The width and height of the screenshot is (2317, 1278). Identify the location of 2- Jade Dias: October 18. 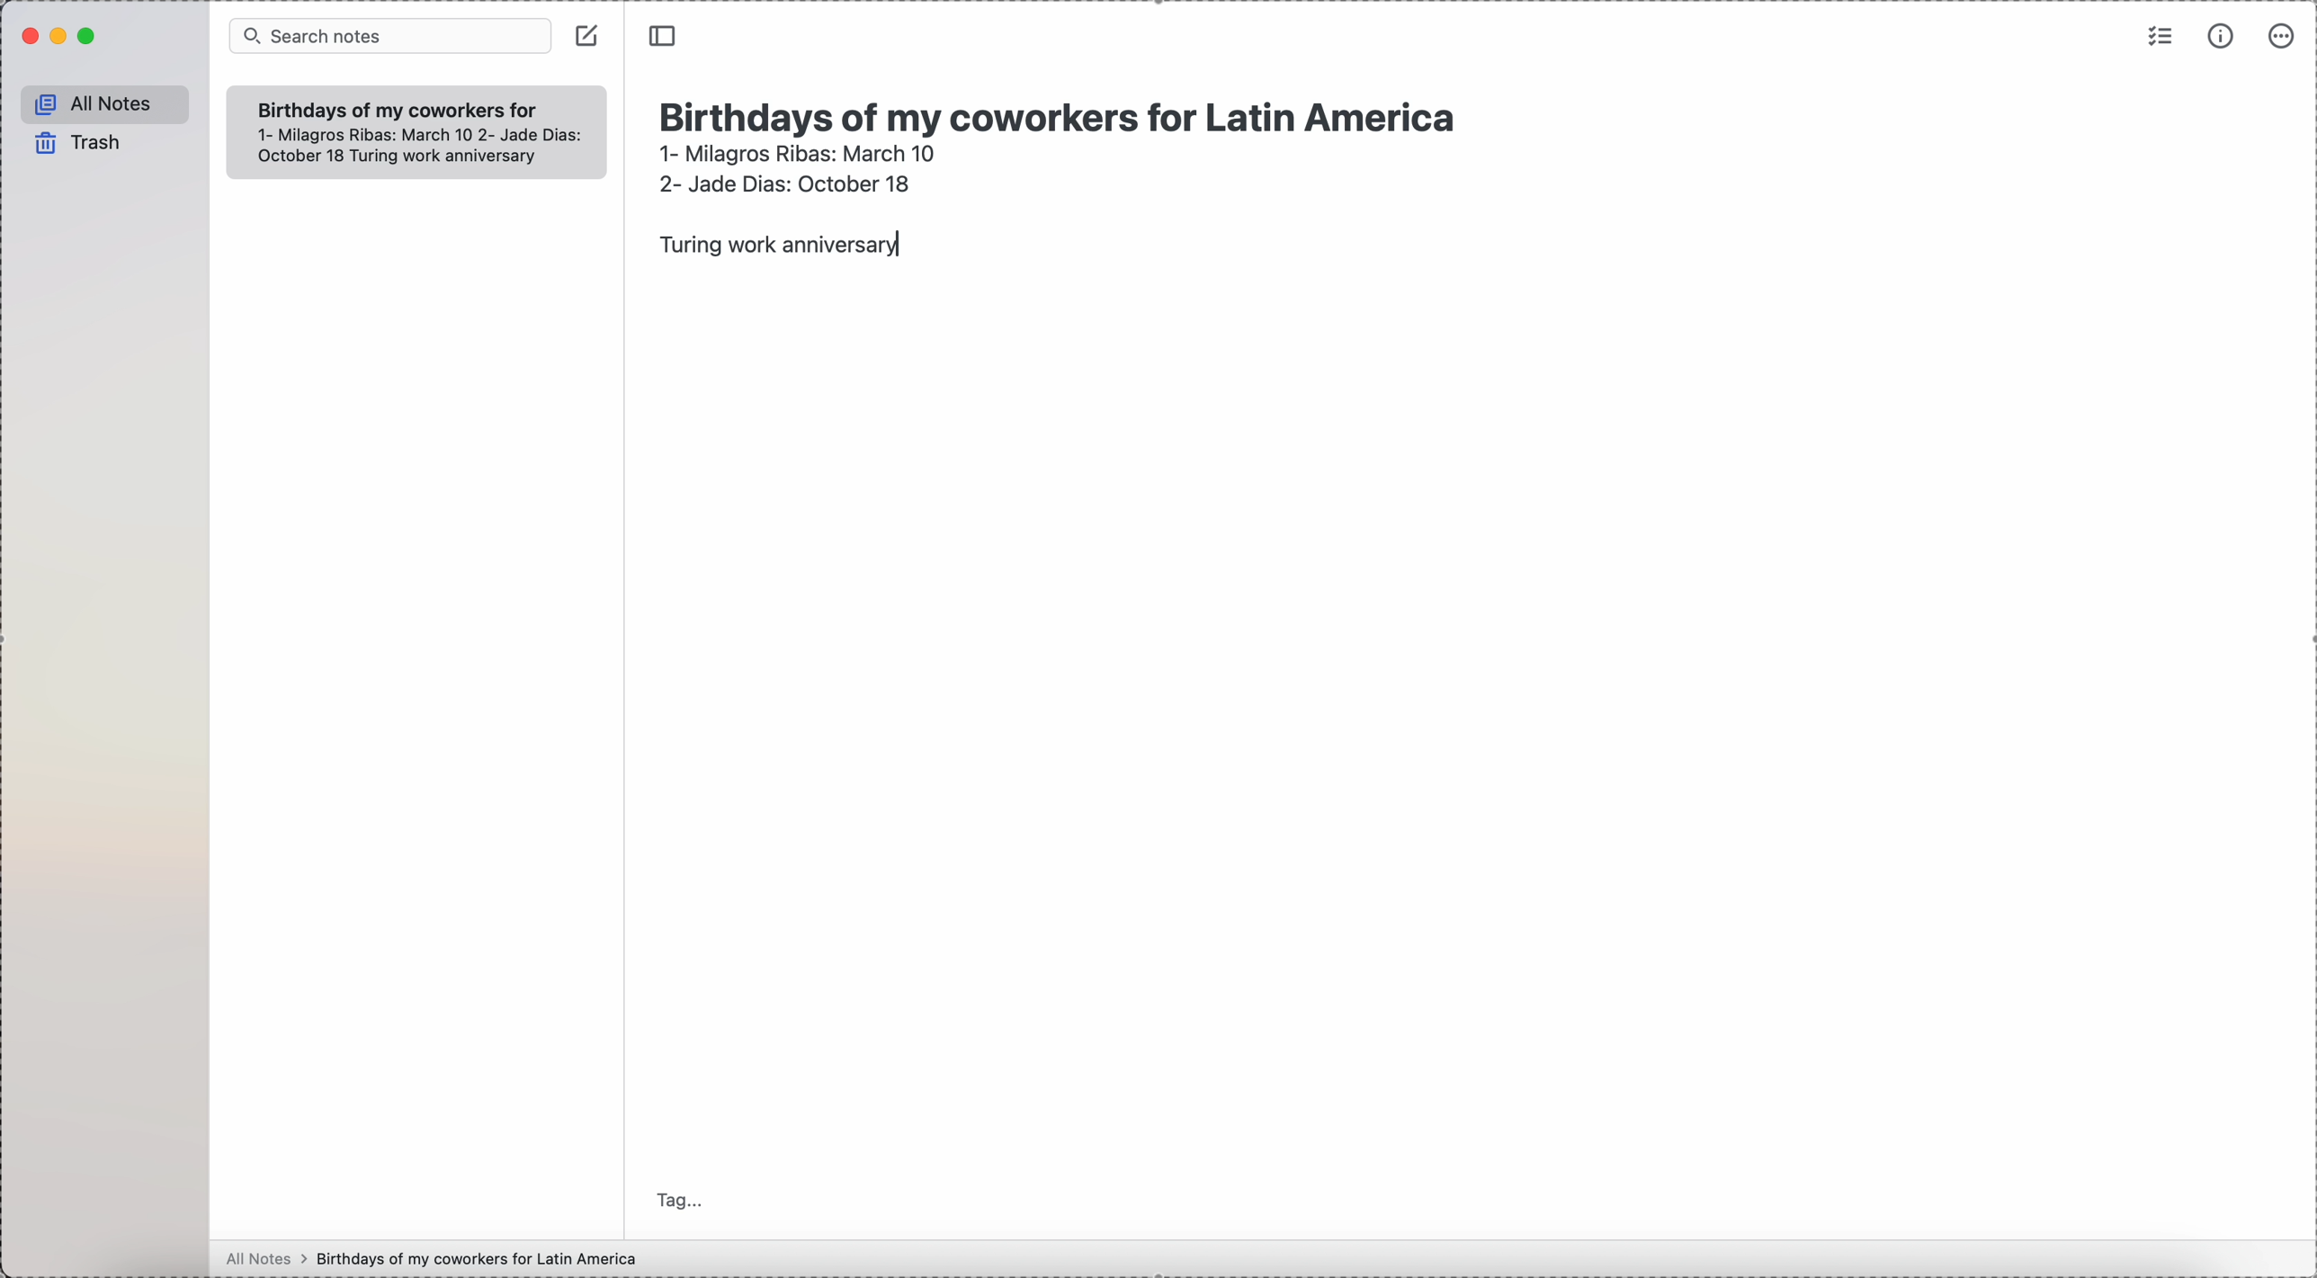
(783, 181).